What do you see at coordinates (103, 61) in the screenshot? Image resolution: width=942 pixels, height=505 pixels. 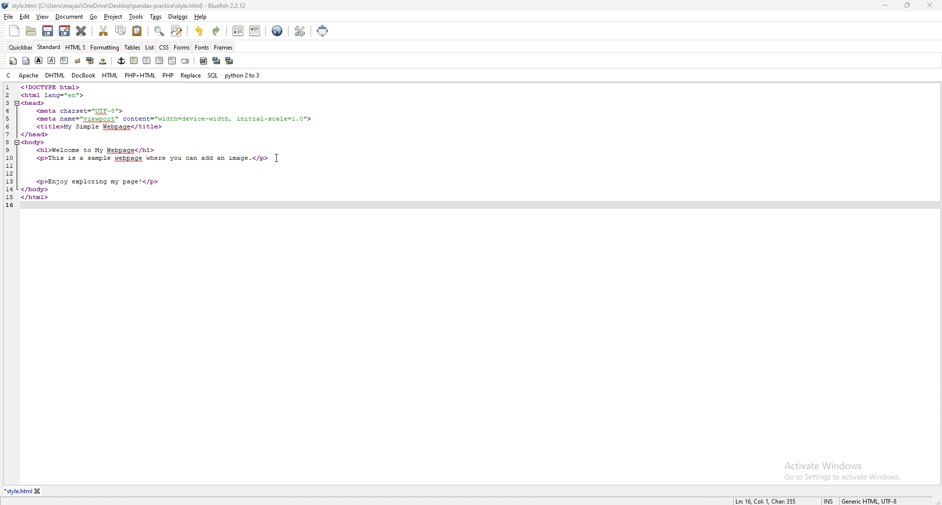 I see `non breaking space` at bounding box center [103, 61].